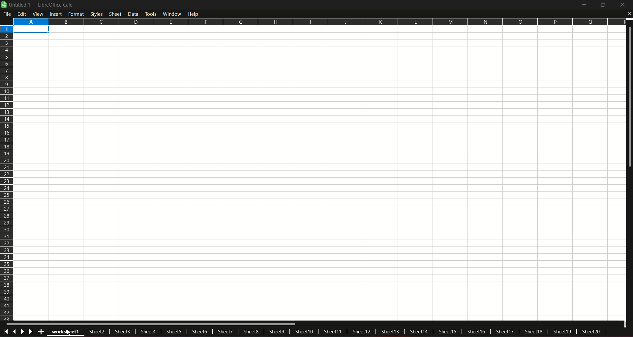  I want to click on Close, so click(629, 14).